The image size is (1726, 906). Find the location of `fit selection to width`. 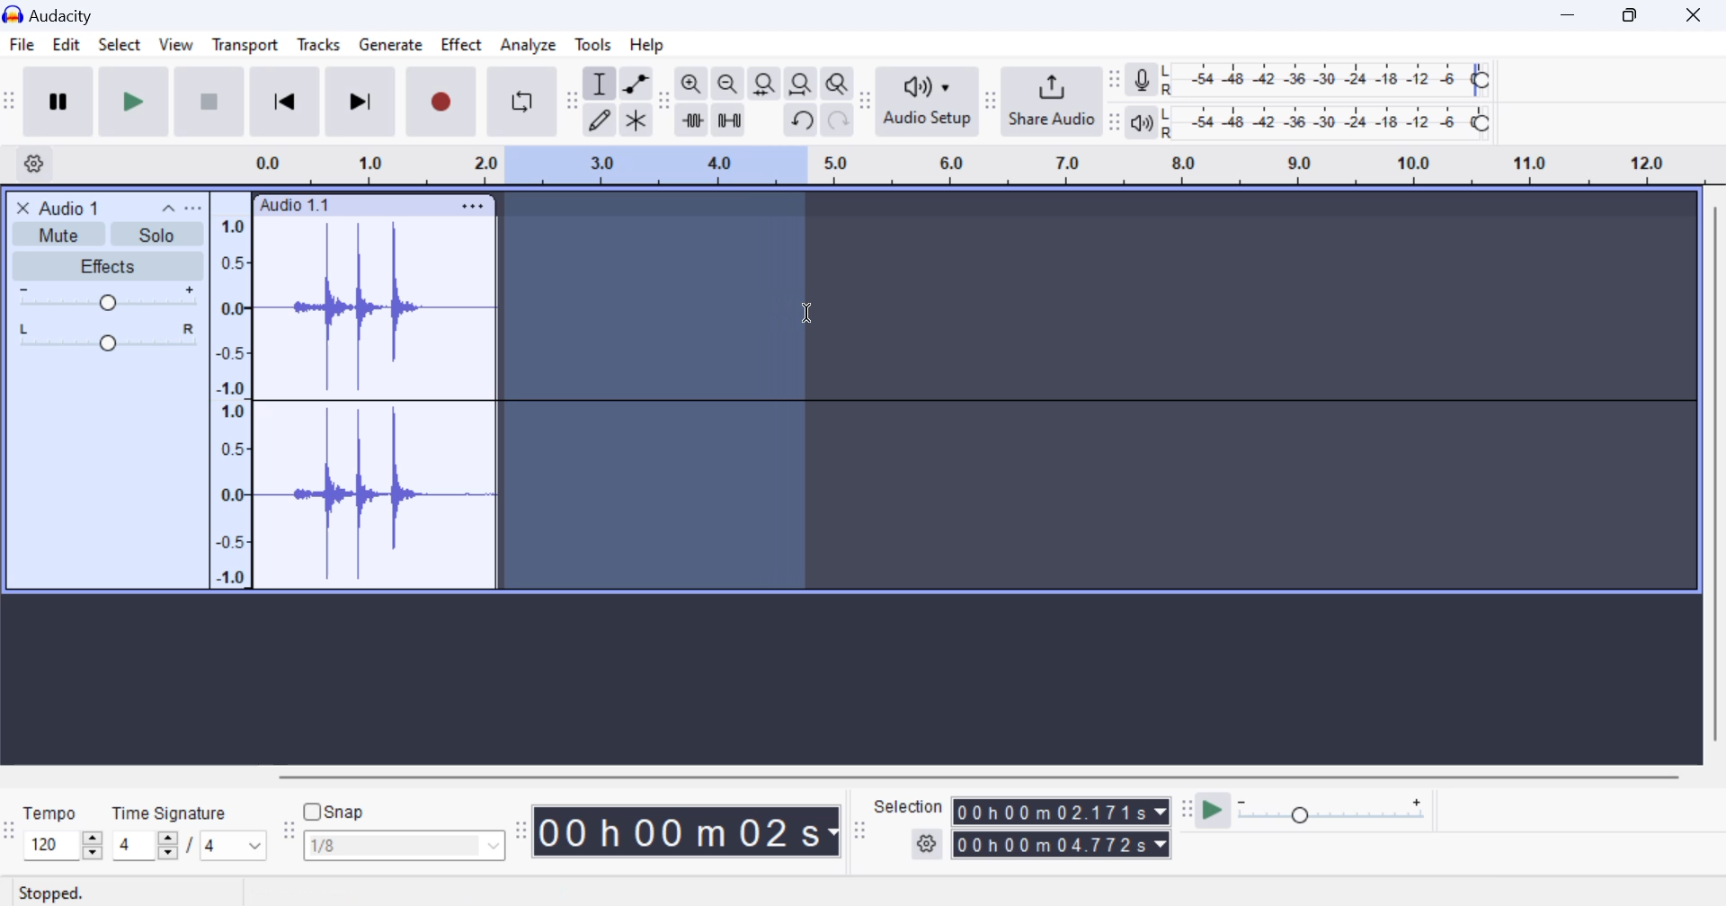

fit selection to width is located at coordinates (762, 85).